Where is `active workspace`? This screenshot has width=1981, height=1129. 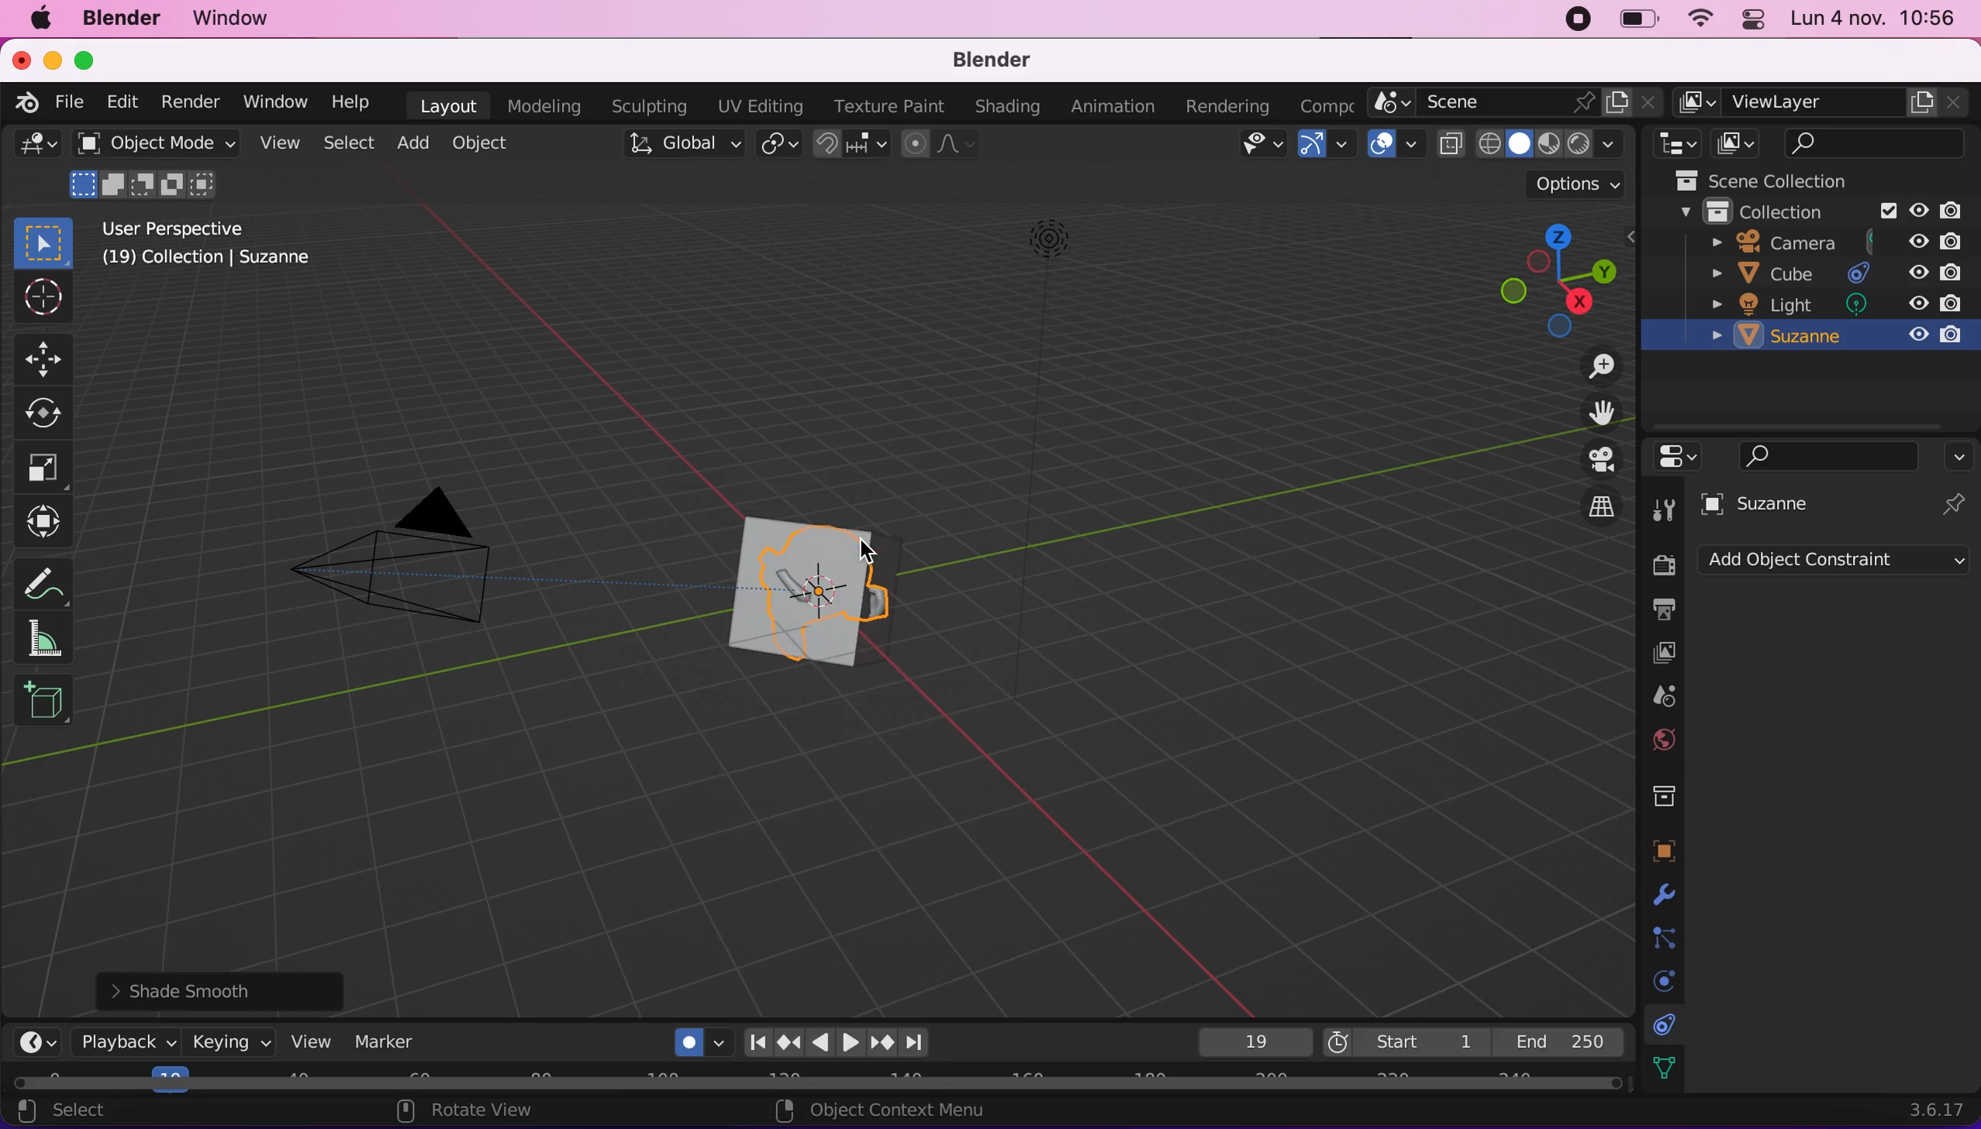
active workspace is located at coordinates (1328, 102).